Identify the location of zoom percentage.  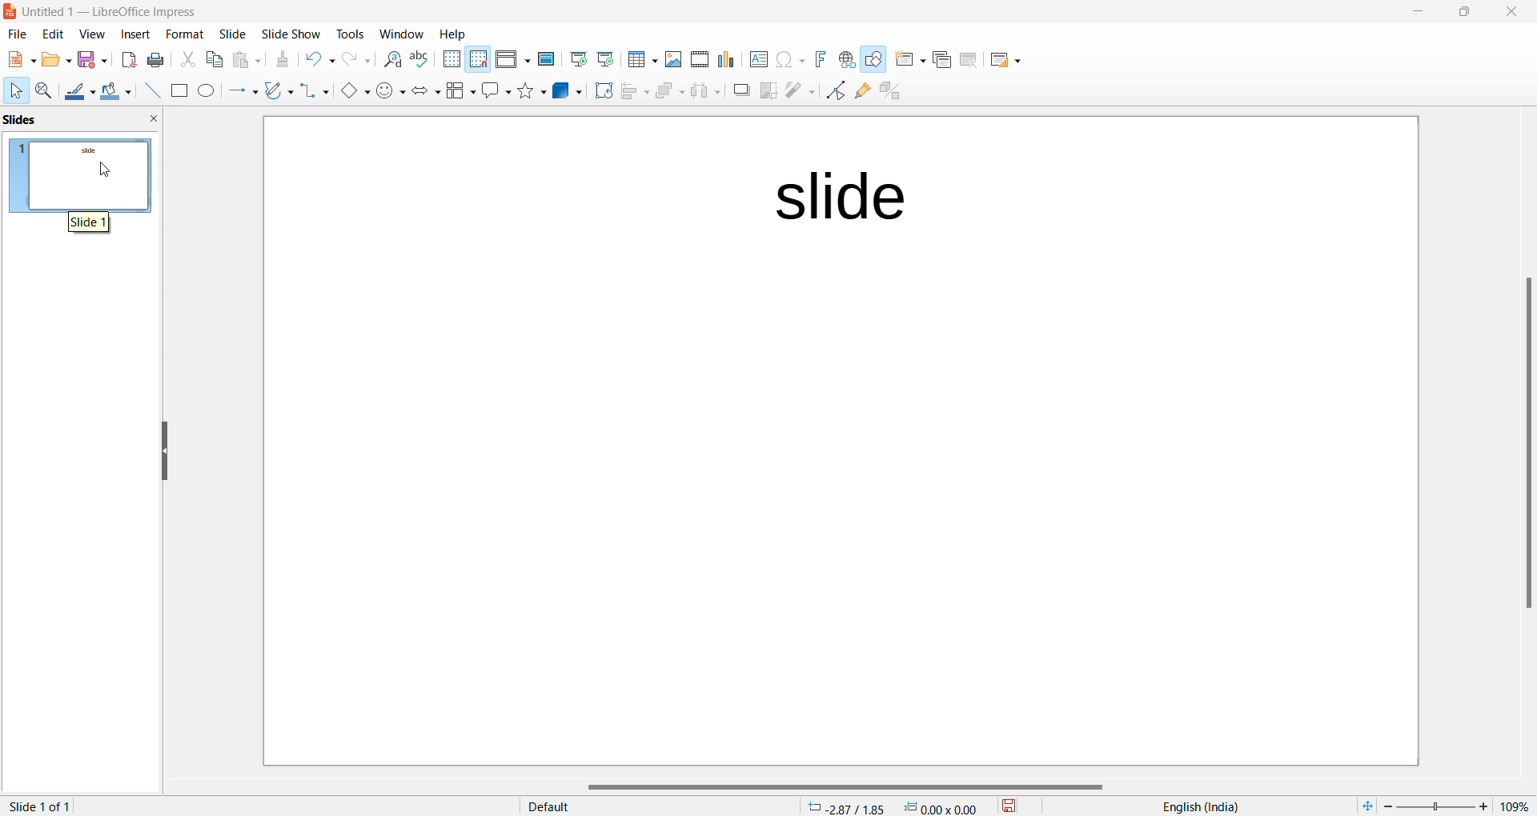
(1518, 805).